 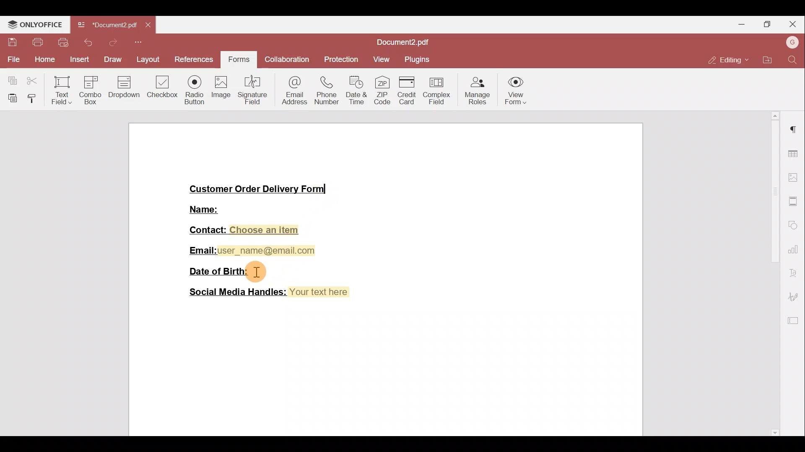 I want to click on References, so click(x=196, y=60).